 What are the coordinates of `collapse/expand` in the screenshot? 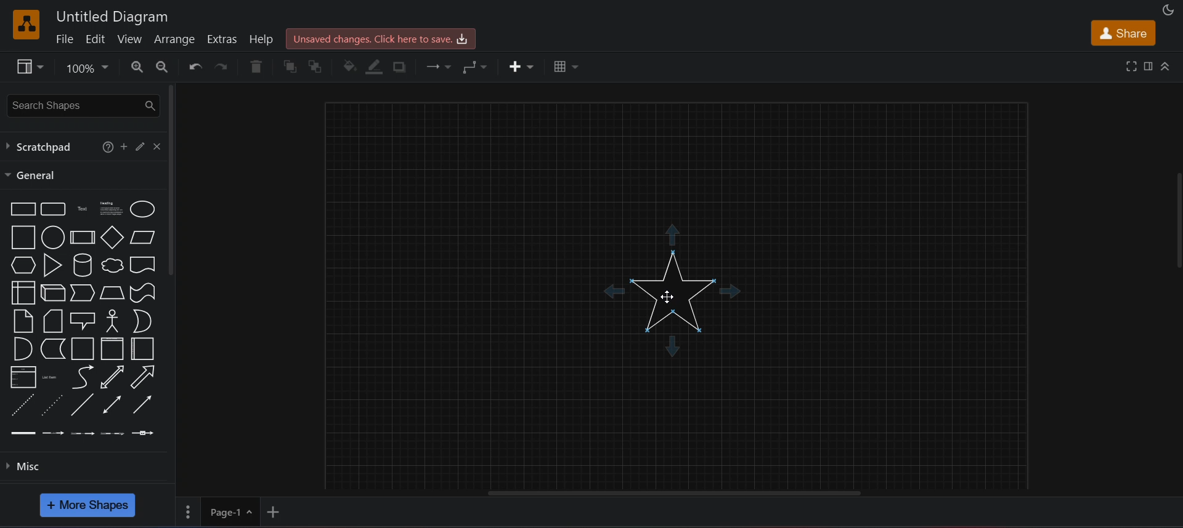 It's located at (1169, 65).